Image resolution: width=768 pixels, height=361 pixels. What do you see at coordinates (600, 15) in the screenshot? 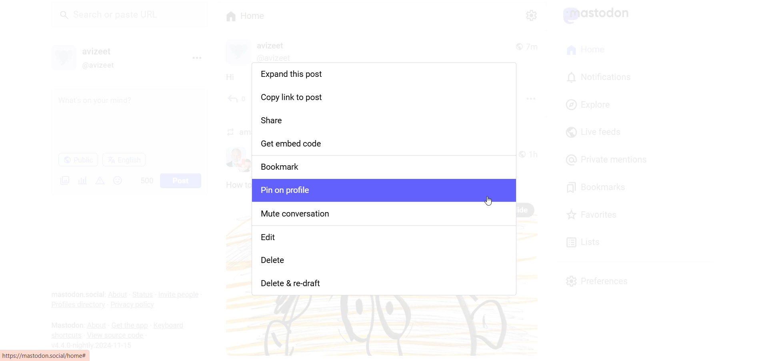
I see `Logo` at bounding box center [600, 15].